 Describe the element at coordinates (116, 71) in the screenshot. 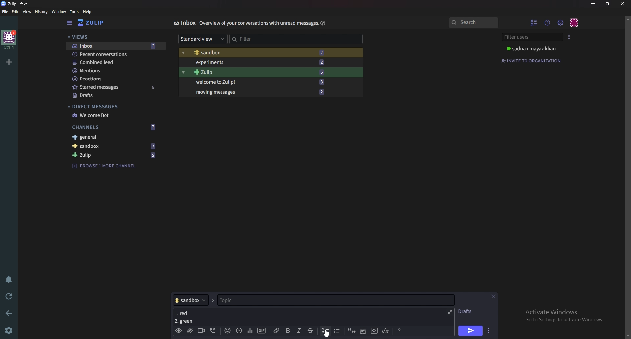

I see `mentions` at that location.